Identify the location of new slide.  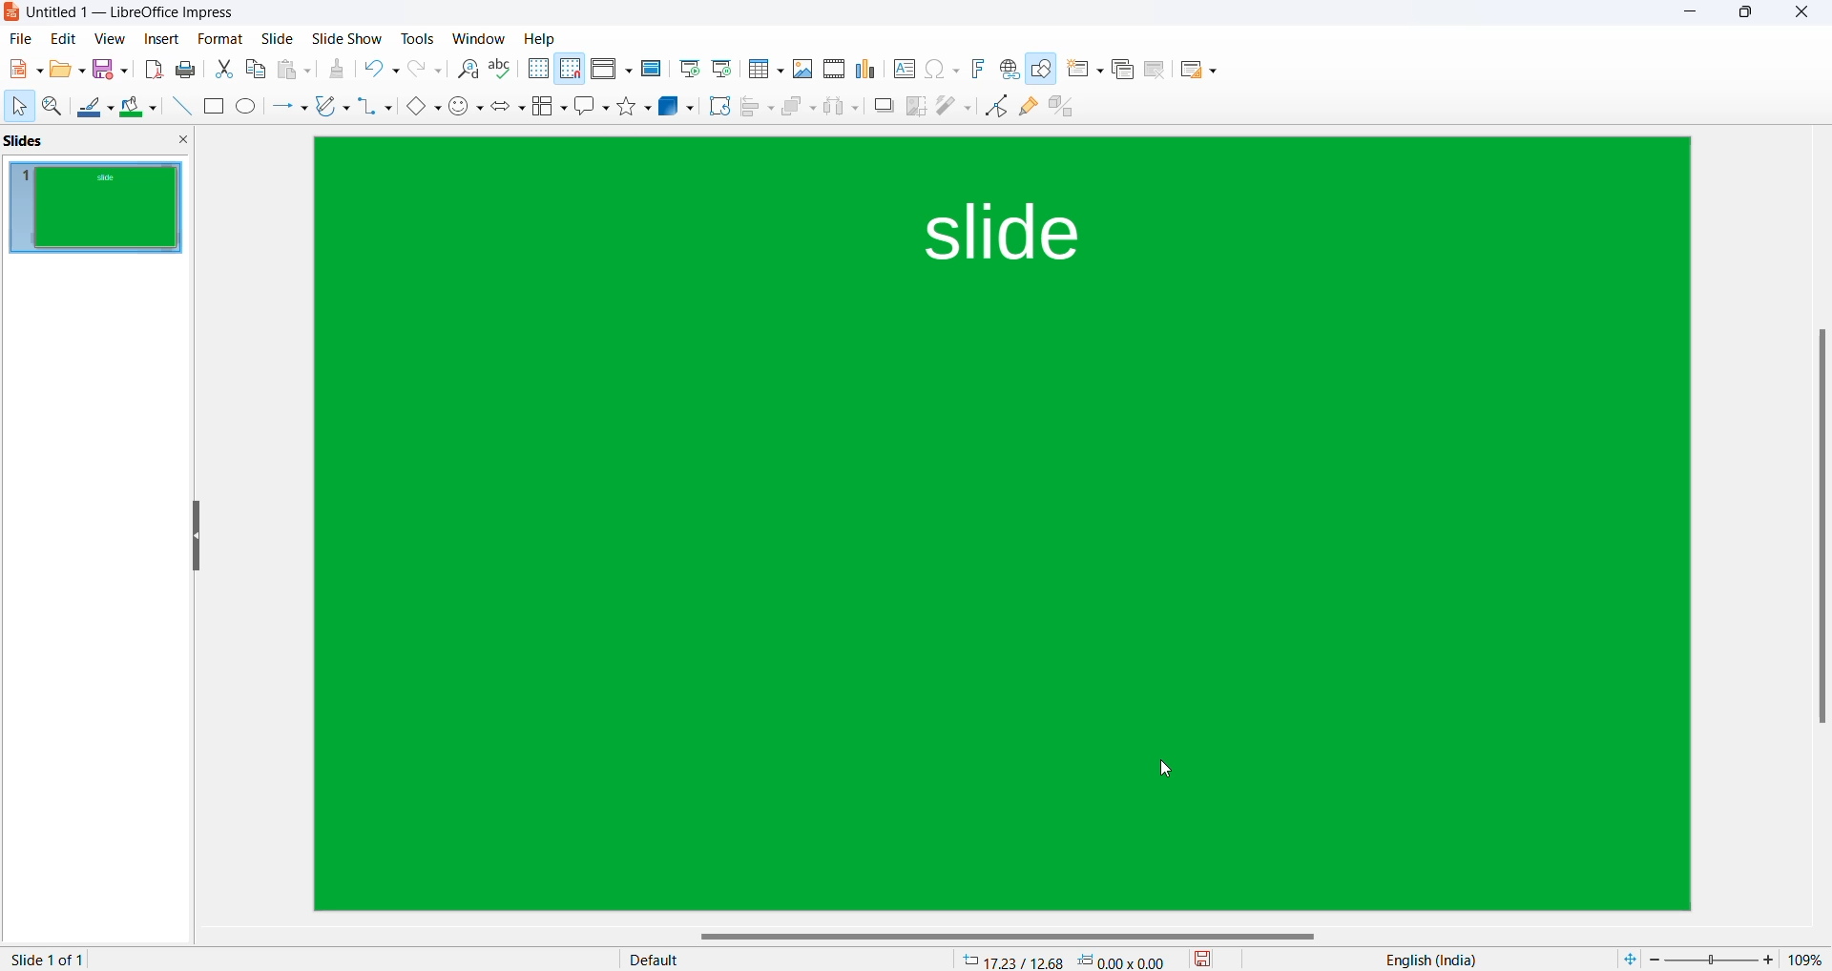
(1085, 73).